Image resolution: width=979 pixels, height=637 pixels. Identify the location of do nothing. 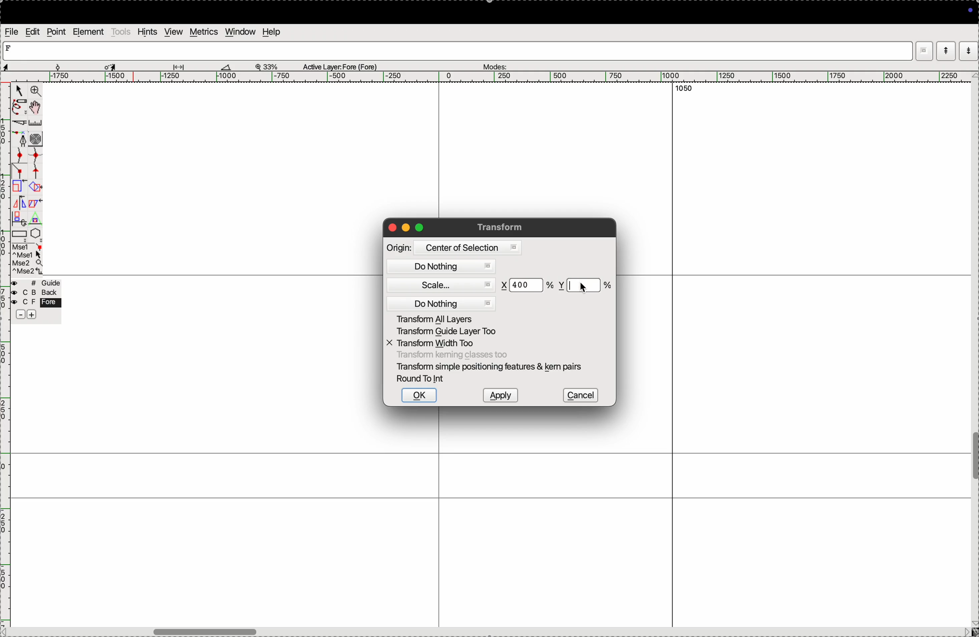
(443, 267).